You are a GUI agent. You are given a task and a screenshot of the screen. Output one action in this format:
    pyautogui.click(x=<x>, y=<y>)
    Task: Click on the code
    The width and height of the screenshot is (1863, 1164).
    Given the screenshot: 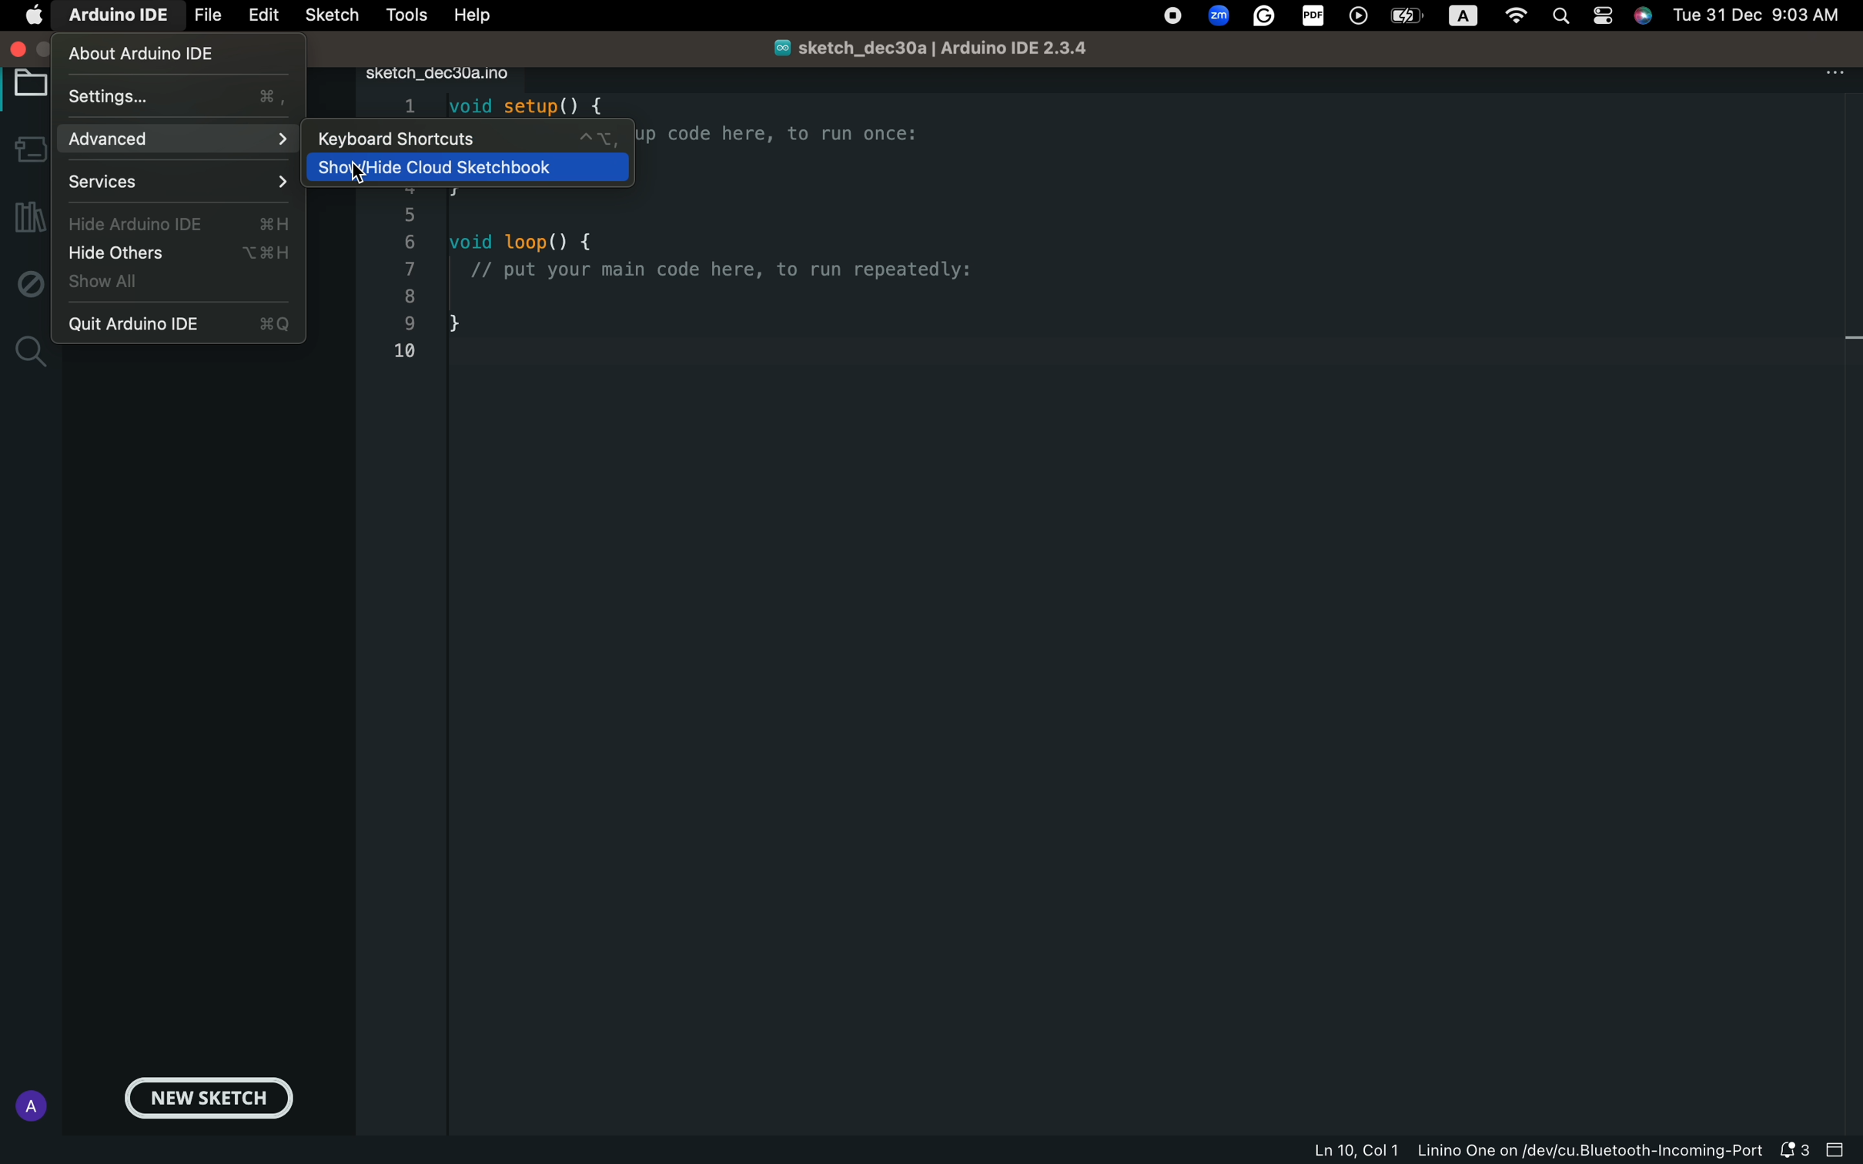 What is the action you would take?
    pyautogui.click(x=713, y=242)
    